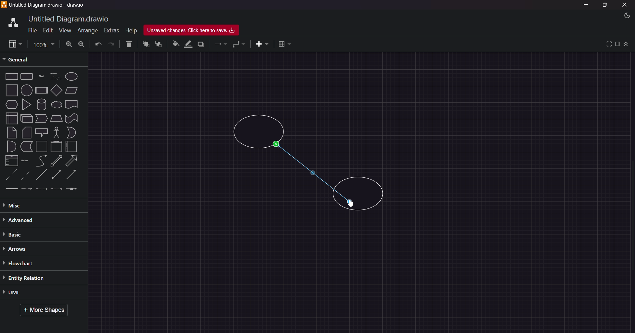  I want to click on line color, so click(188, 44).